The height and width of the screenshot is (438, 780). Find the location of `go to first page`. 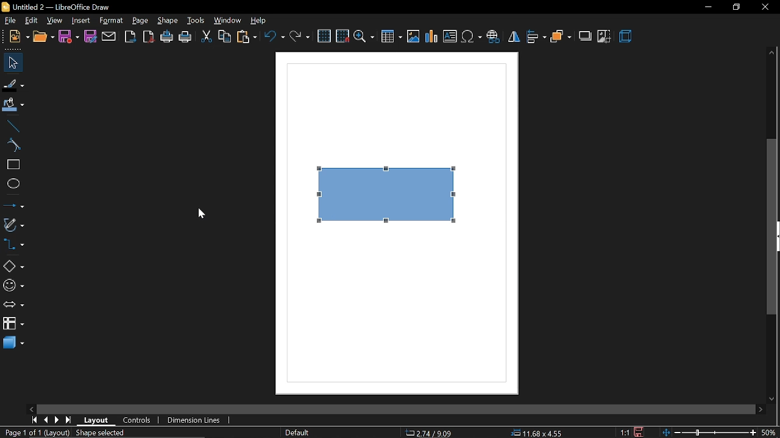

go to first page is located at coordinates (34, 420).